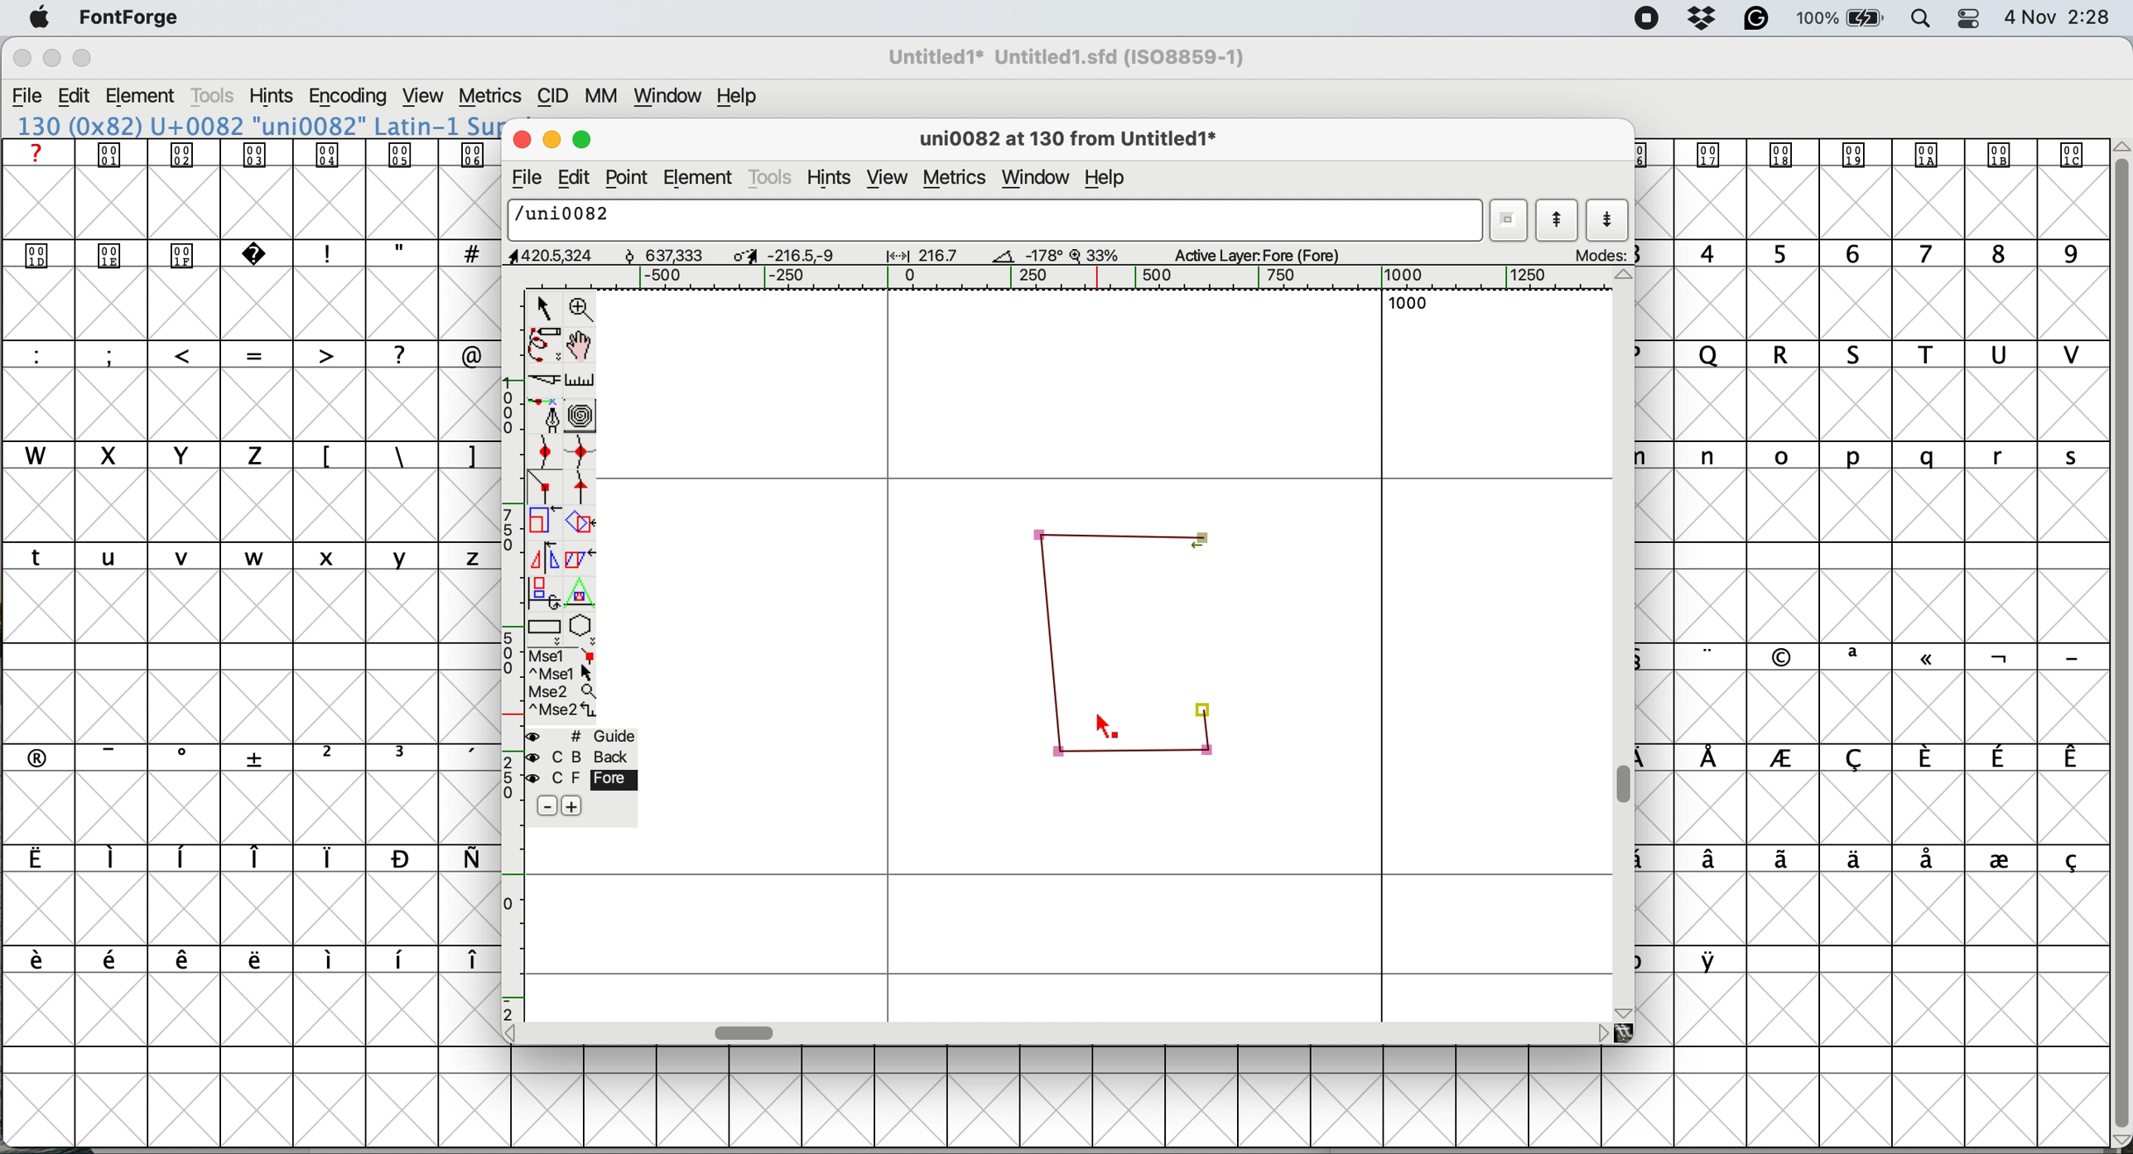  I want to click on view, so click(888, 179).